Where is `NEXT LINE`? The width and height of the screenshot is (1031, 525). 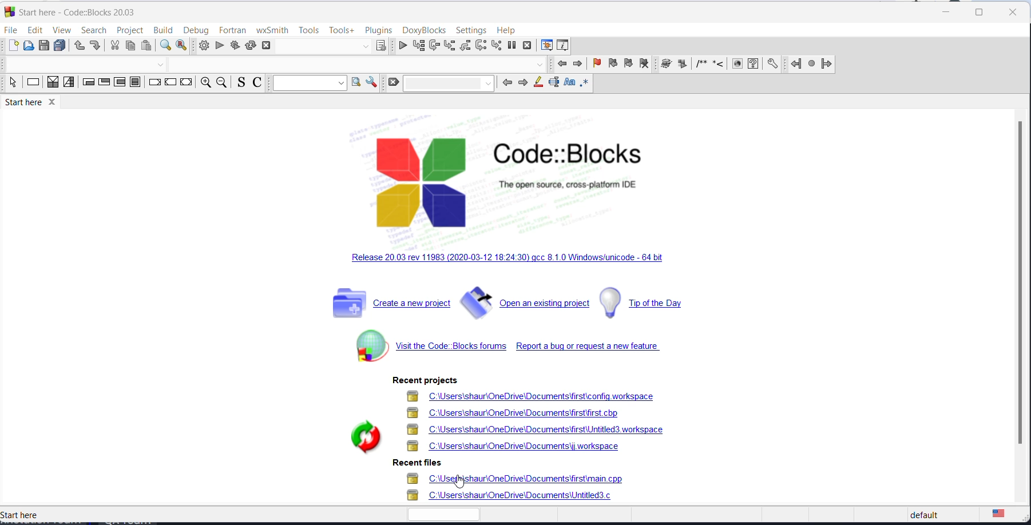
NEXT LINE is located at coordinates (433, 46).